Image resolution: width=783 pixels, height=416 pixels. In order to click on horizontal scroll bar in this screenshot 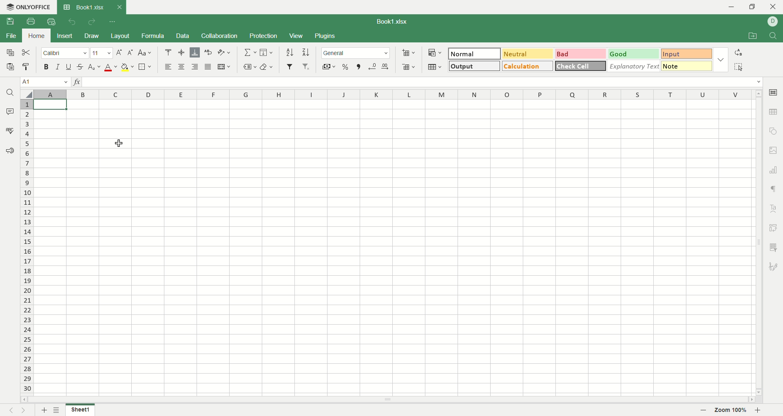, I will do `click(387, 398)`.